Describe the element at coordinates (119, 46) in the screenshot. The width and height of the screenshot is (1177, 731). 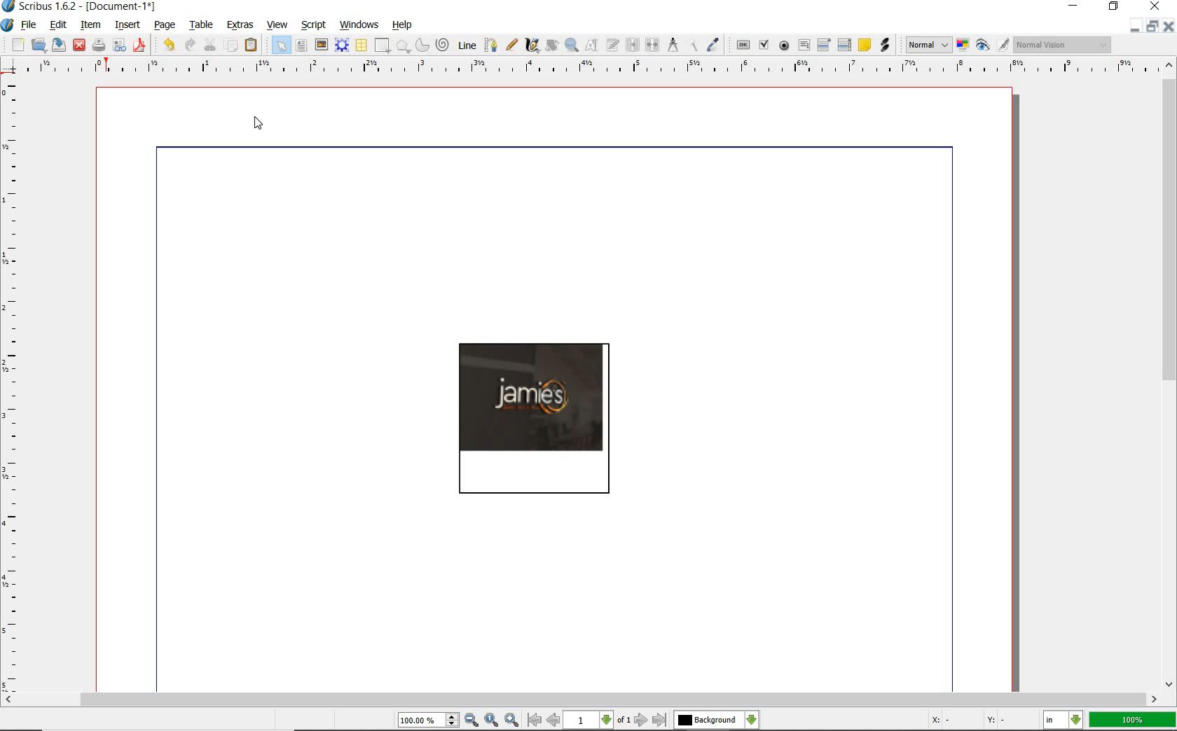
I see `preflight verifier` at that location.